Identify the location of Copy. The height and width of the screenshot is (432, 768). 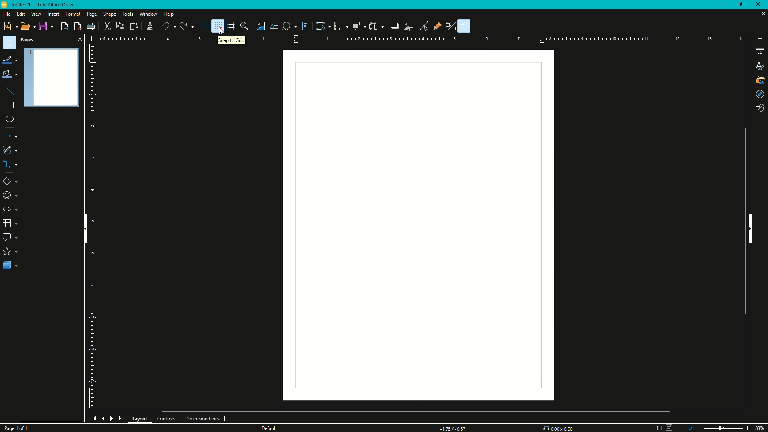
(122, 27).